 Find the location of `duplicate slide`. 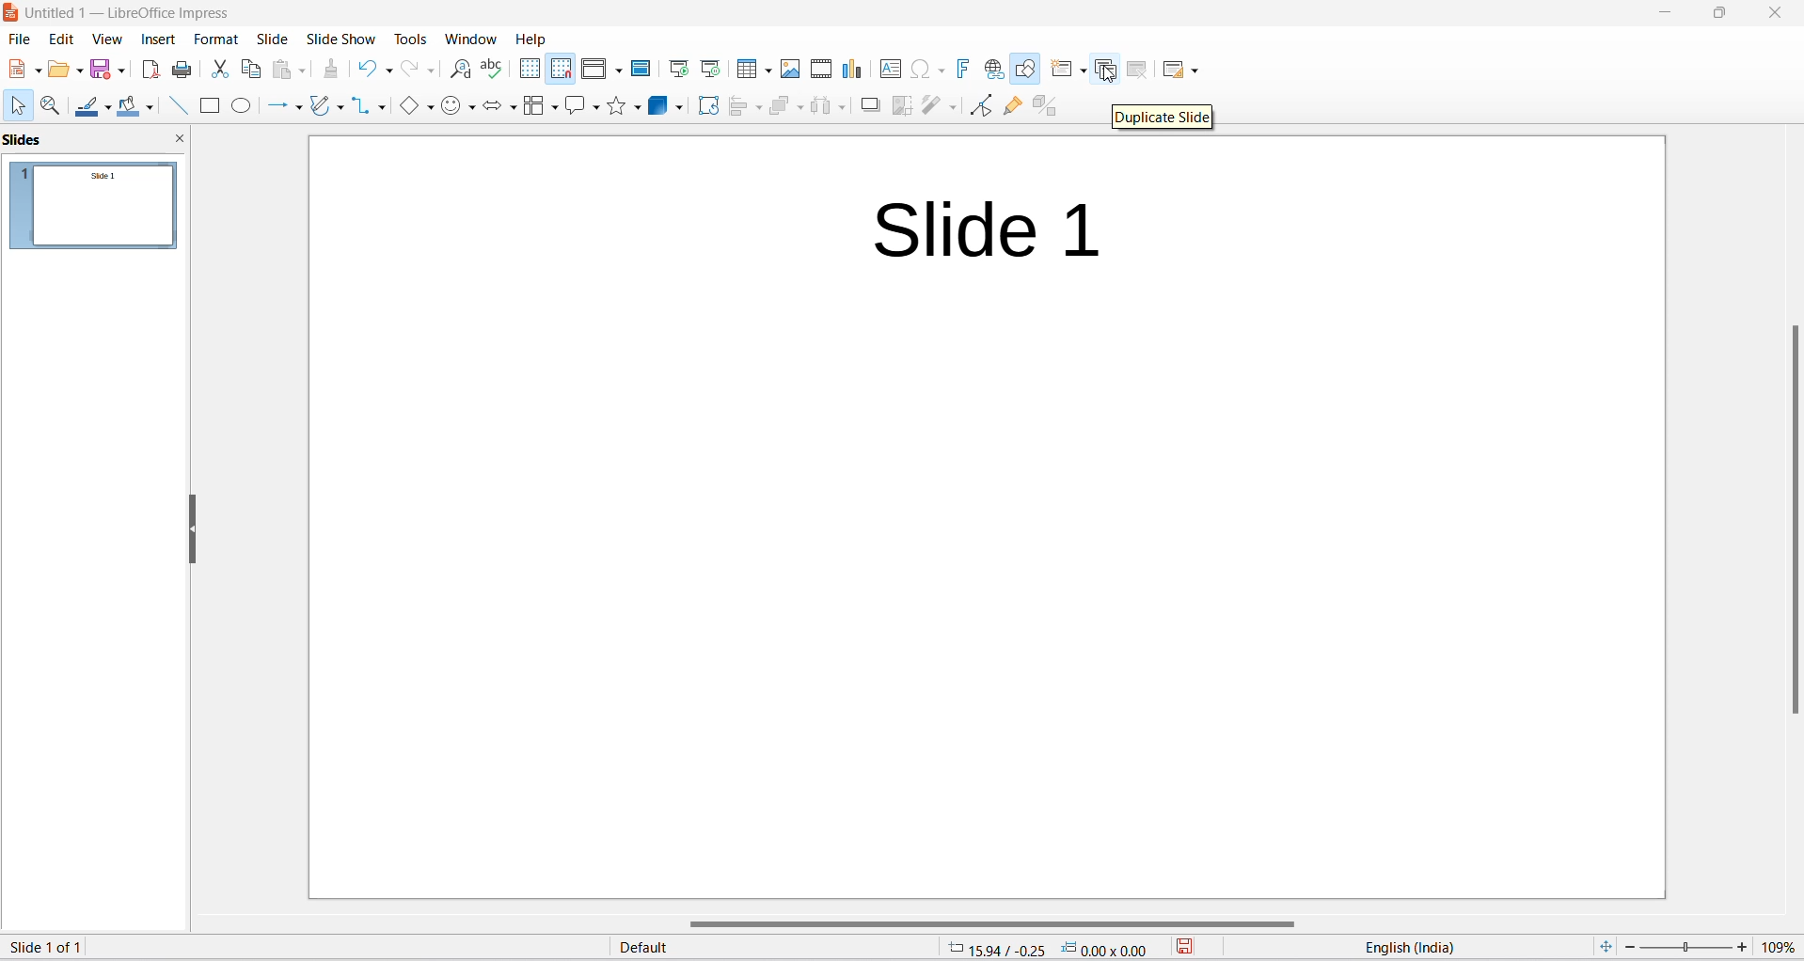

duplicate slide is located at coordinates (1108, 68).